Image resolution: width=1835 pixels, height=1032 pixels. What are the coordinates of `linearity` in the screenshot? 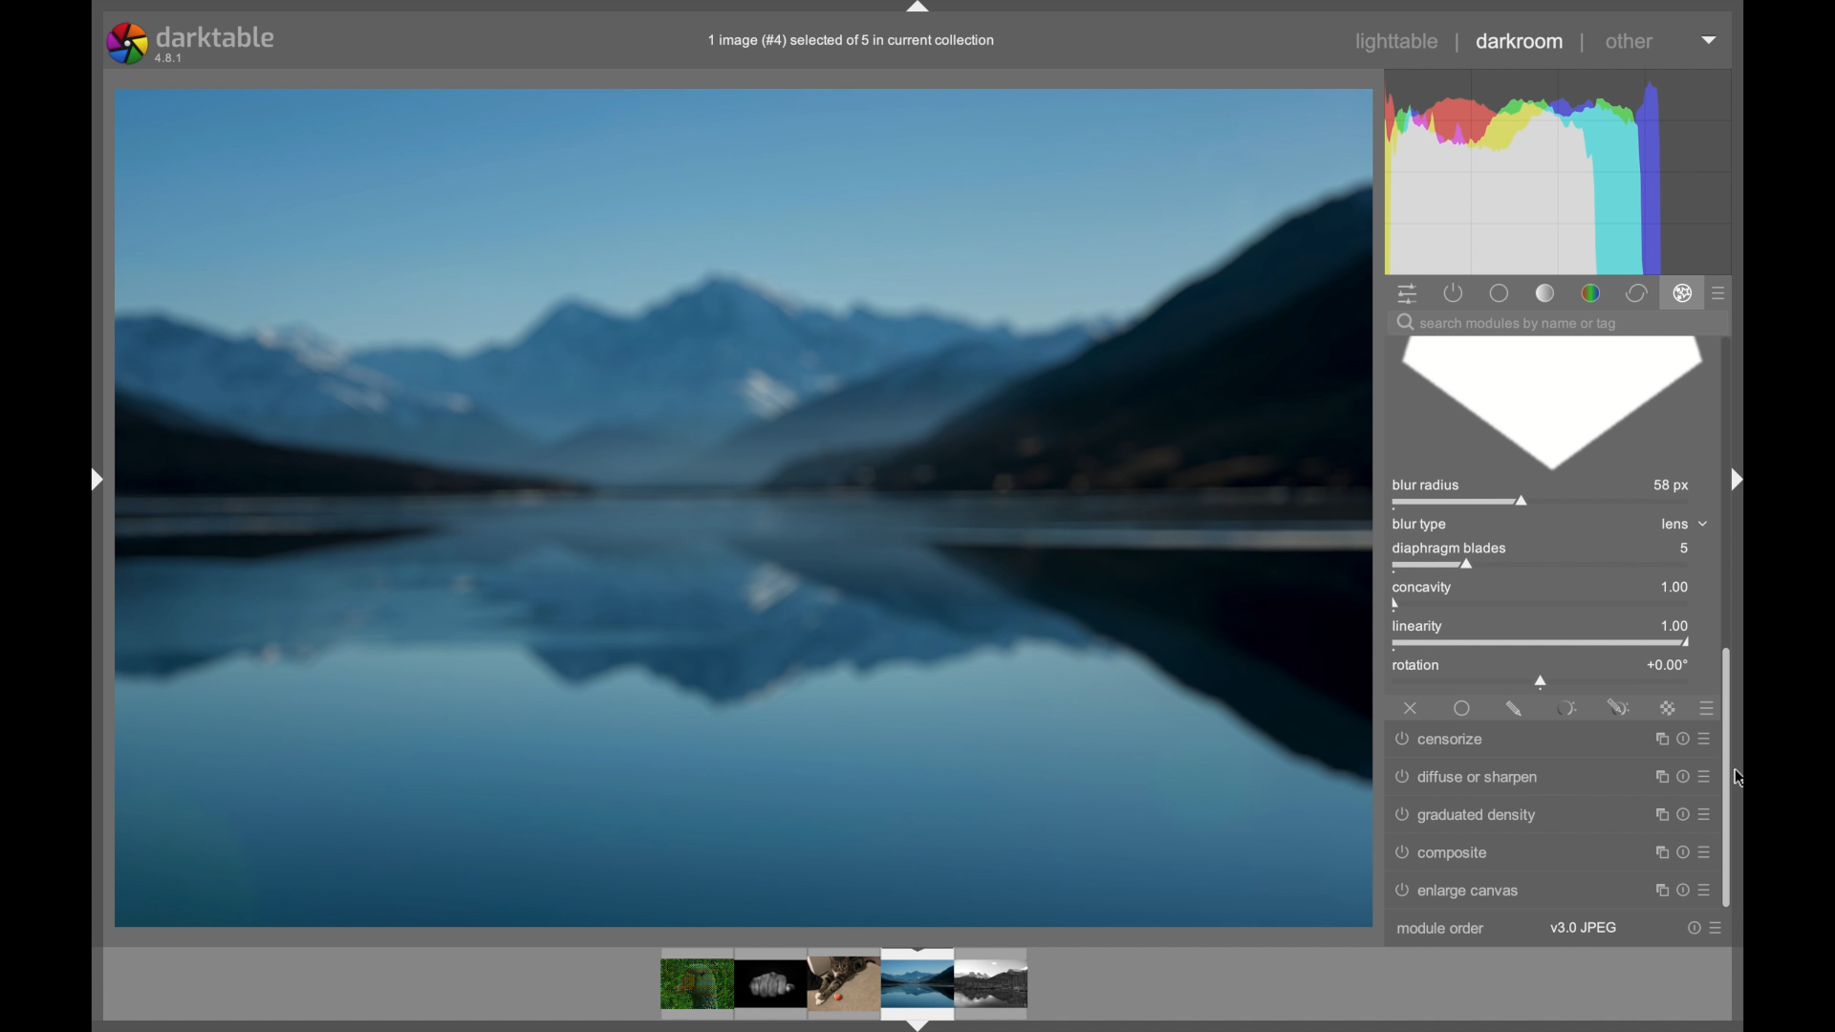 It's located at (1433, 631).